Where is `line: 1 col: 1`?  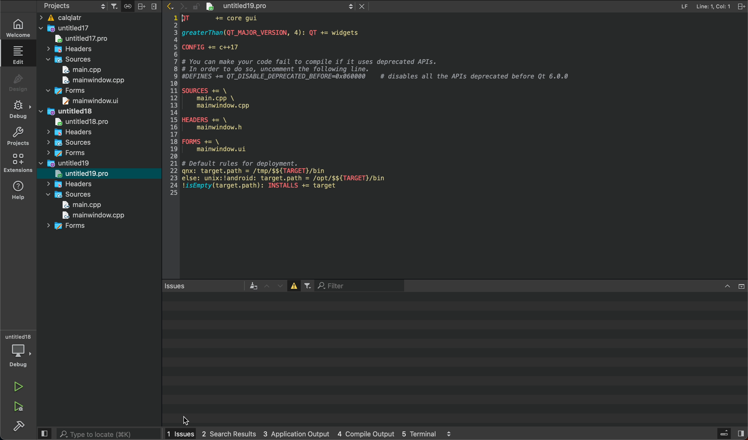
line: 1 col: 1 is located at coordinates (712, 7).